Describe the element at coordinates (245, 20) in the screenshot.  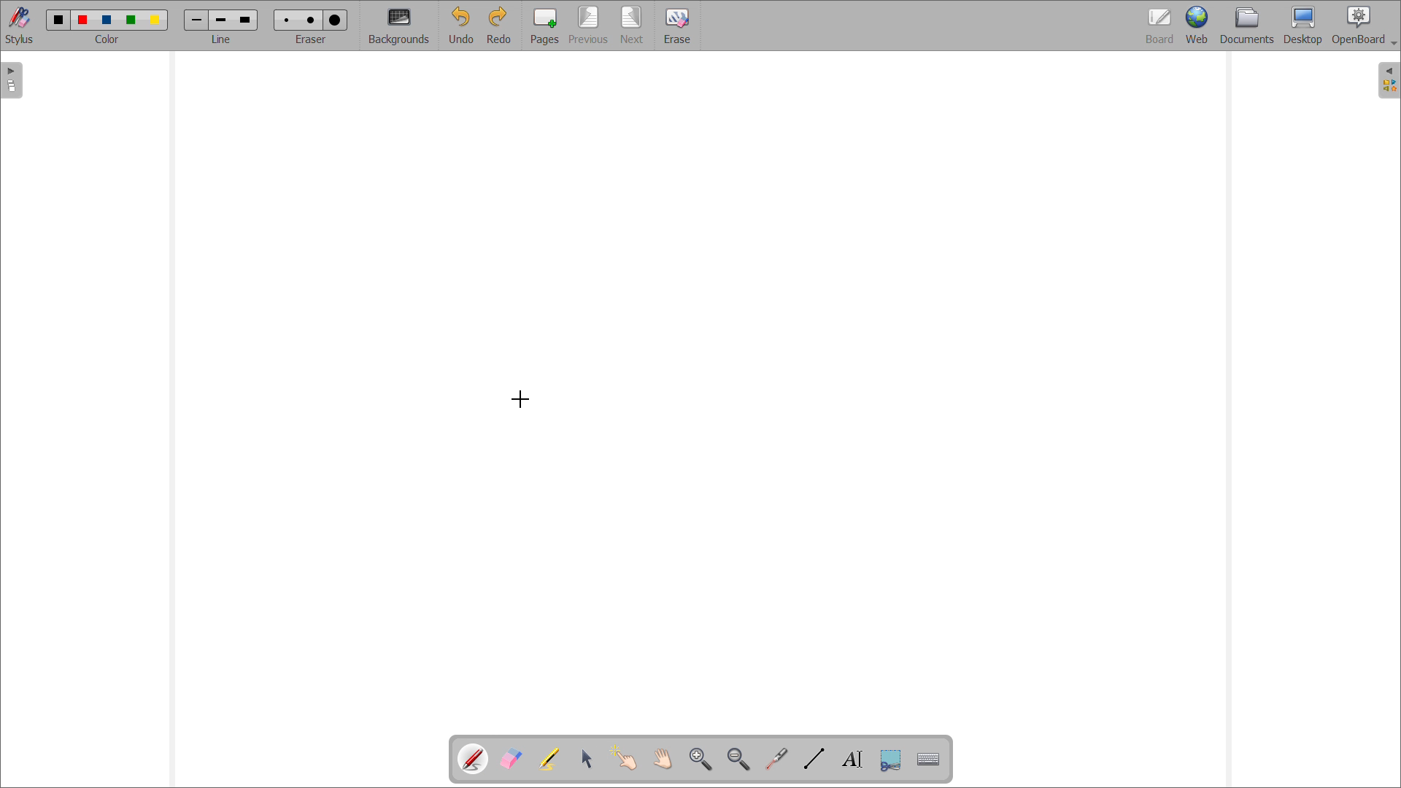
I see `line width size` at that location.